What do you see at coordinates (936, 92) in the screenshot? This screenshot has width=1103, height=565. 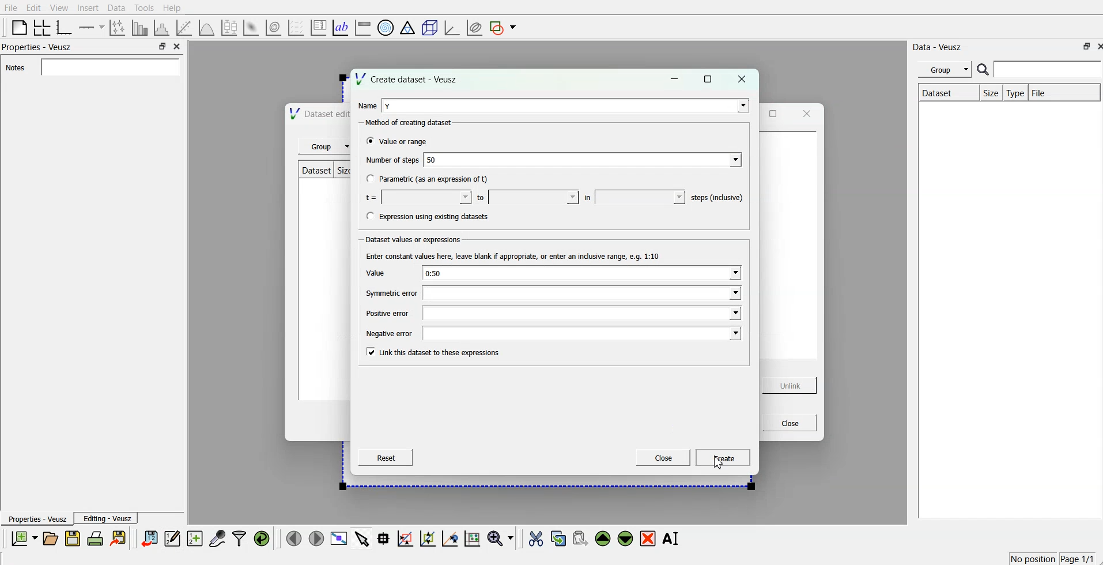 I see `Dataset` at bounding box center [936, 92].